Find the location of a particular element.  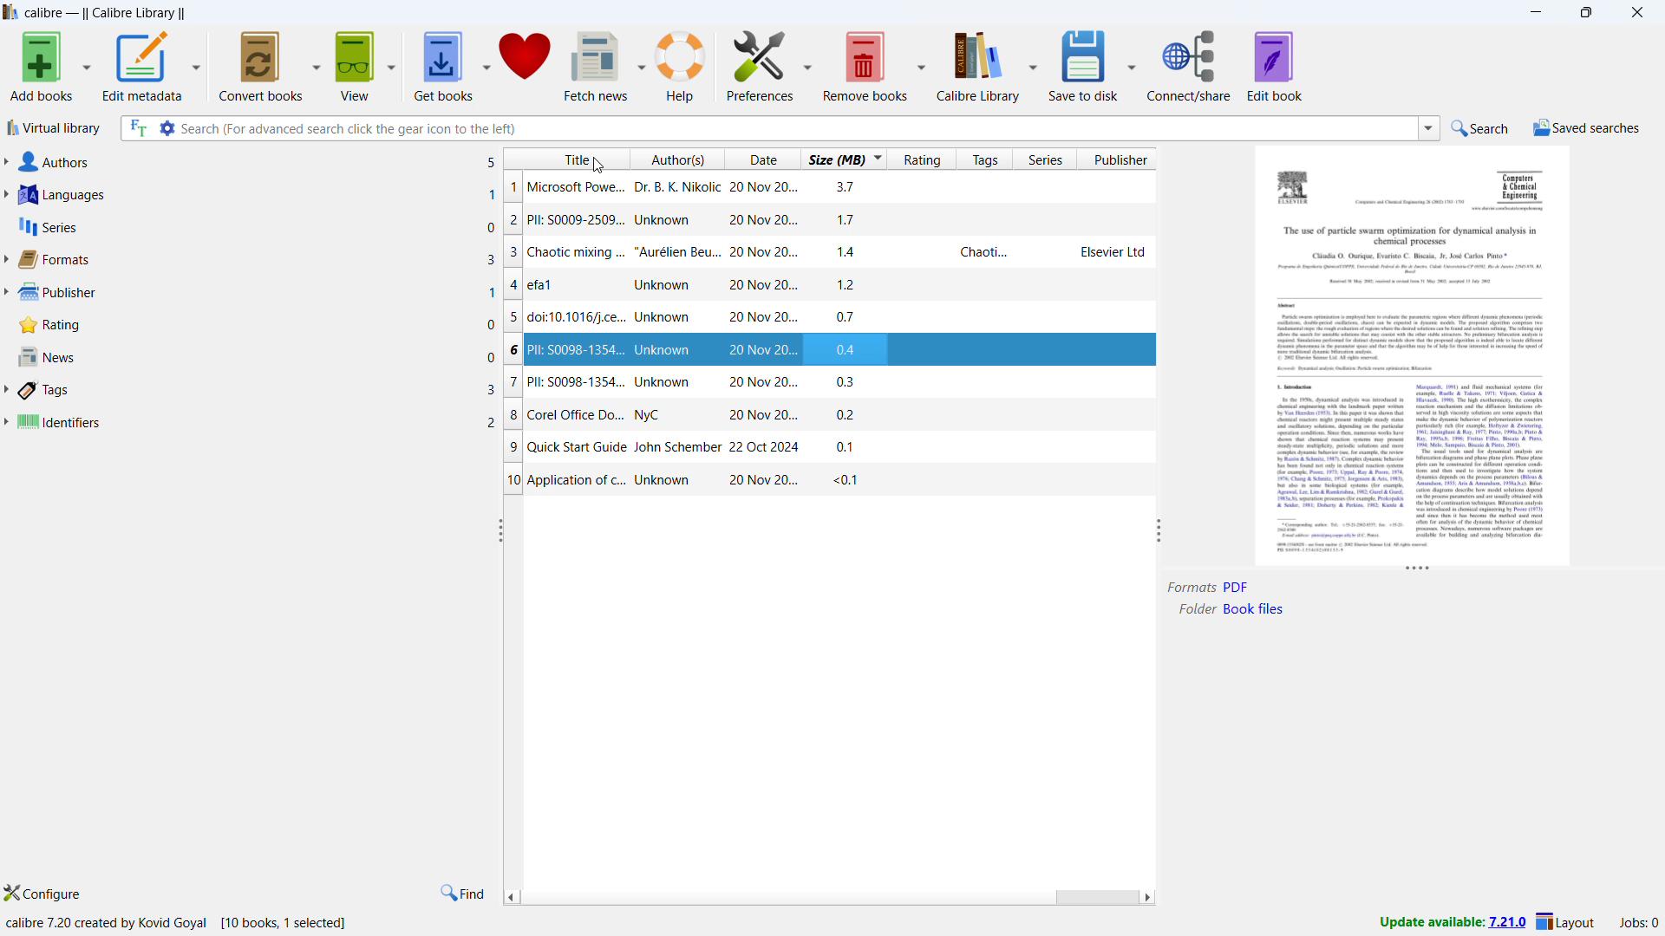

14 is located at coordinates (851, 253).